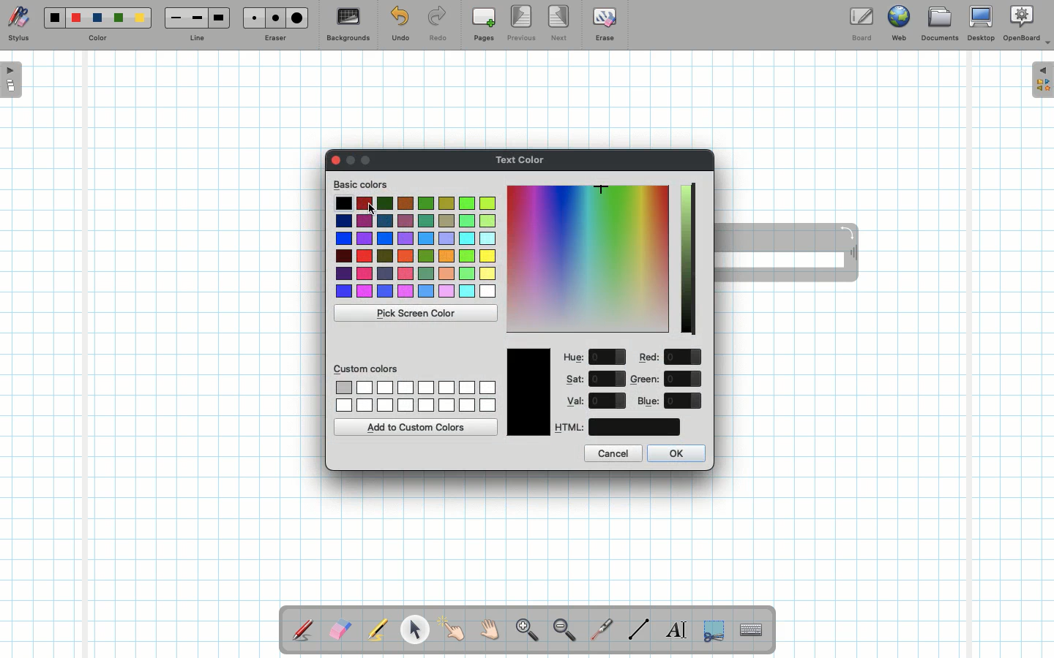 The width and height of the screenshot is (1054, 658). What do you see at coordinates (77, 18) in the screenshot?
I see `Red` at bounding box center [77, 18].